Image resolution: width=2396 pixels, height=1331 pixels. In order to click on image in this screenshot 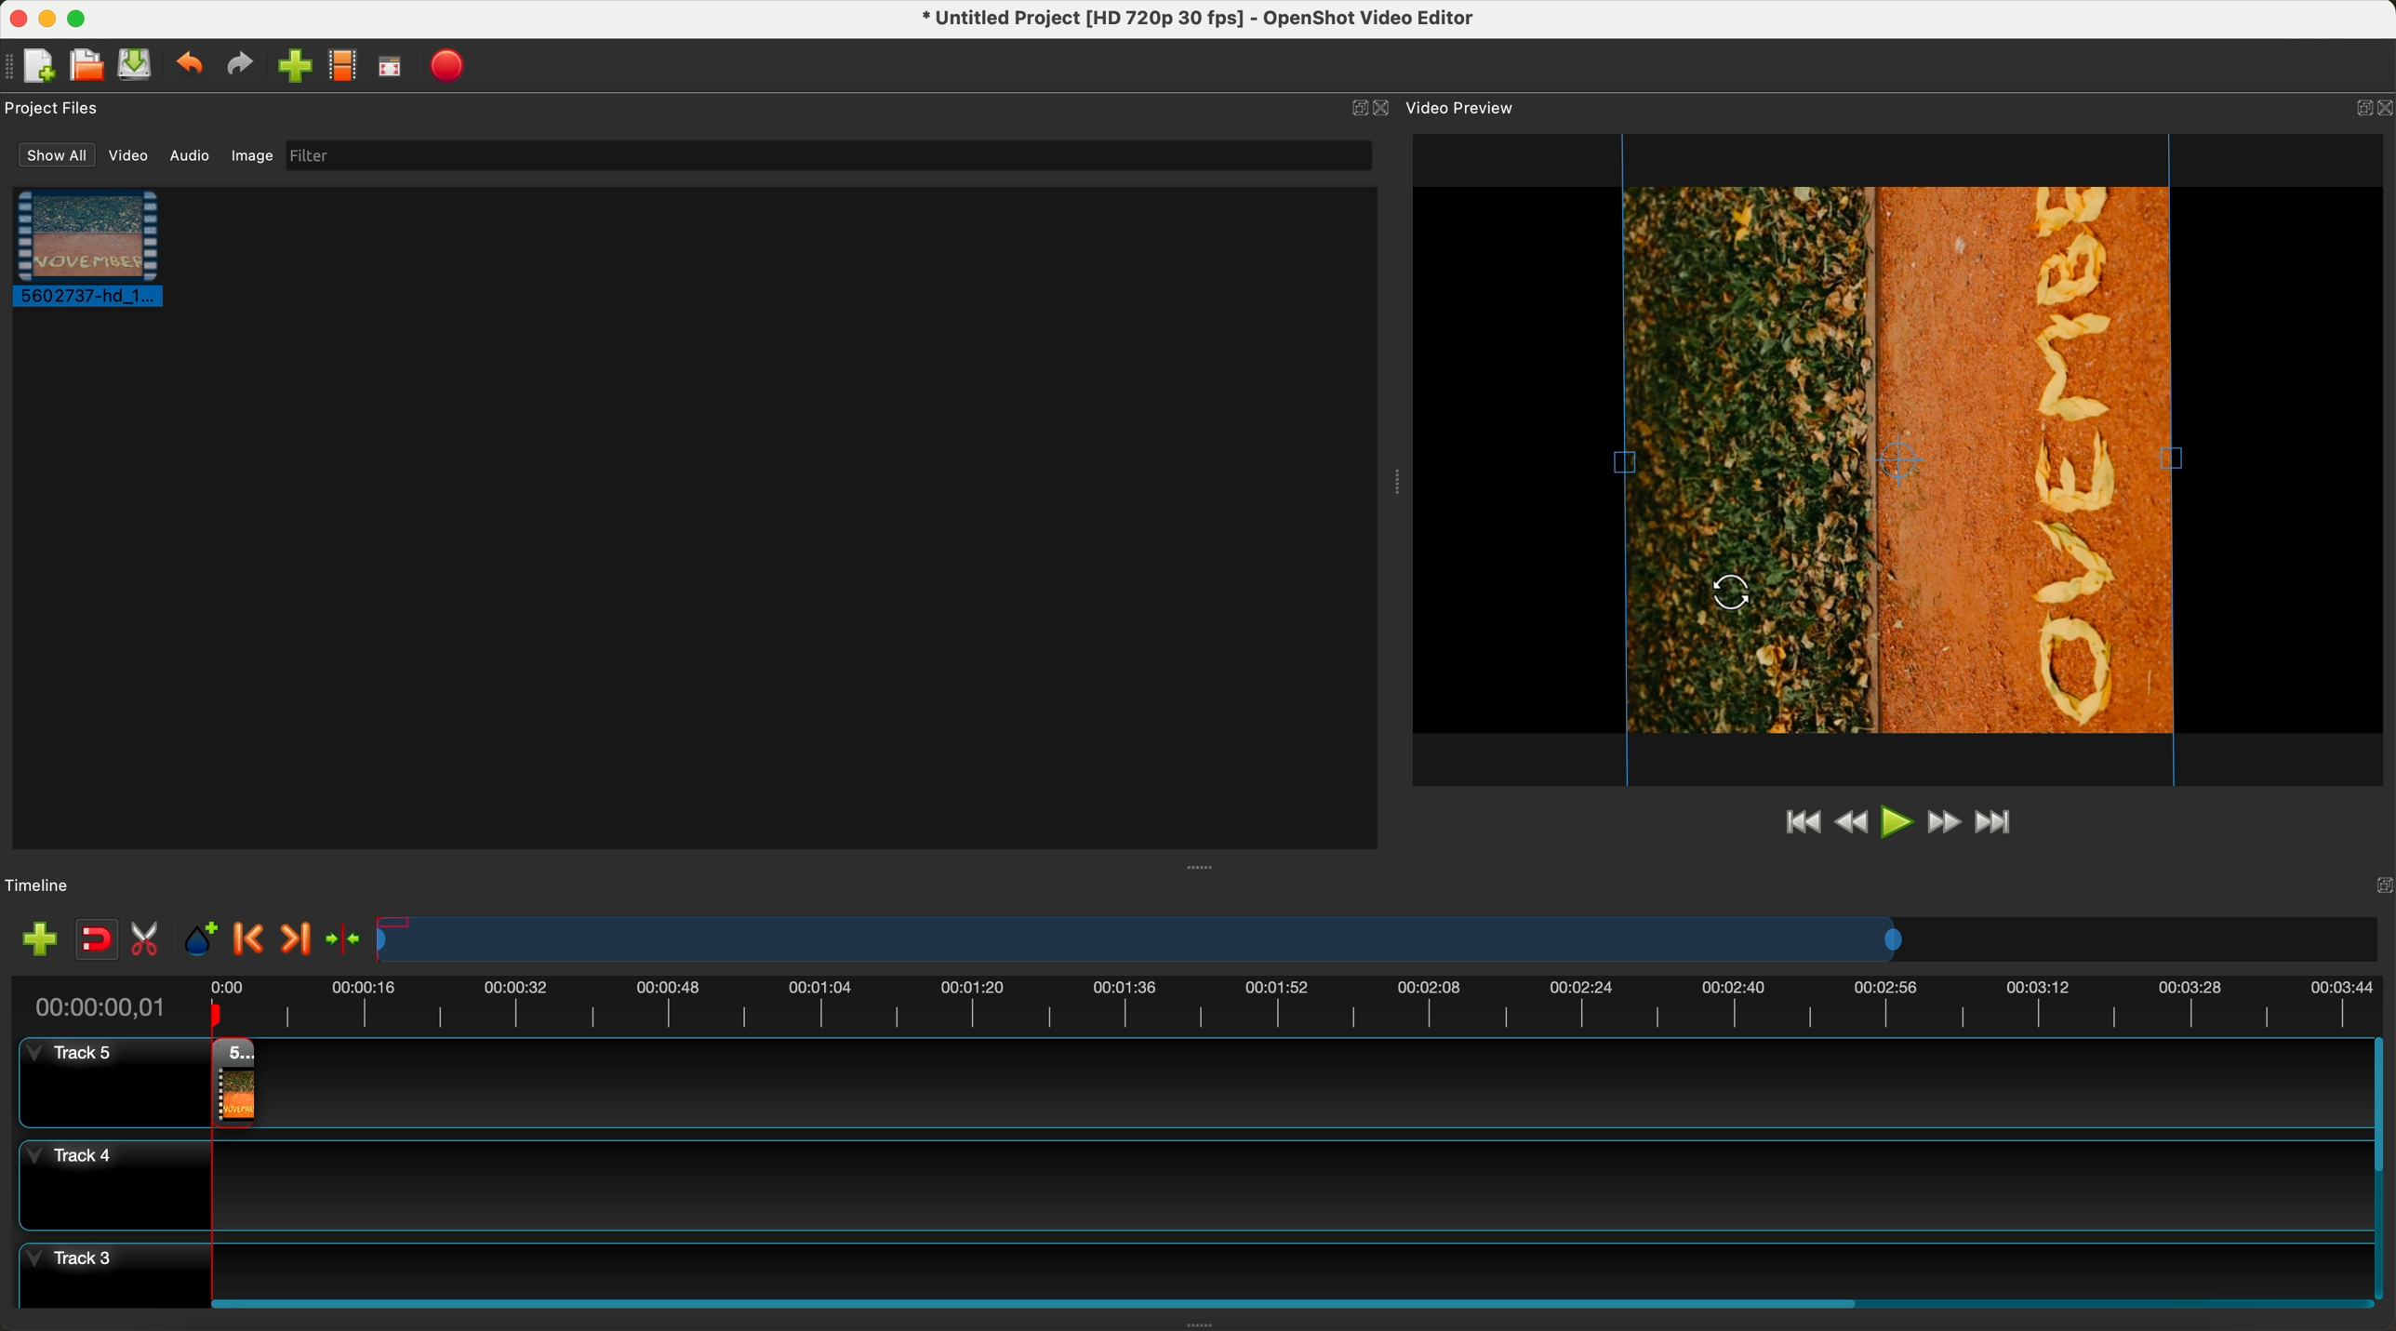, I will do `click(252, 155)`.